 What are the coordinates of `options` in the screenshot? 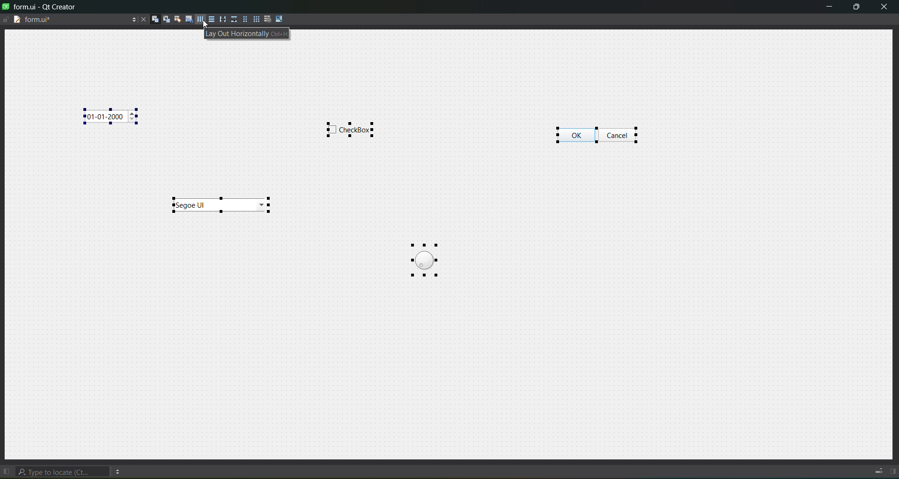 It's located at (130, 19).